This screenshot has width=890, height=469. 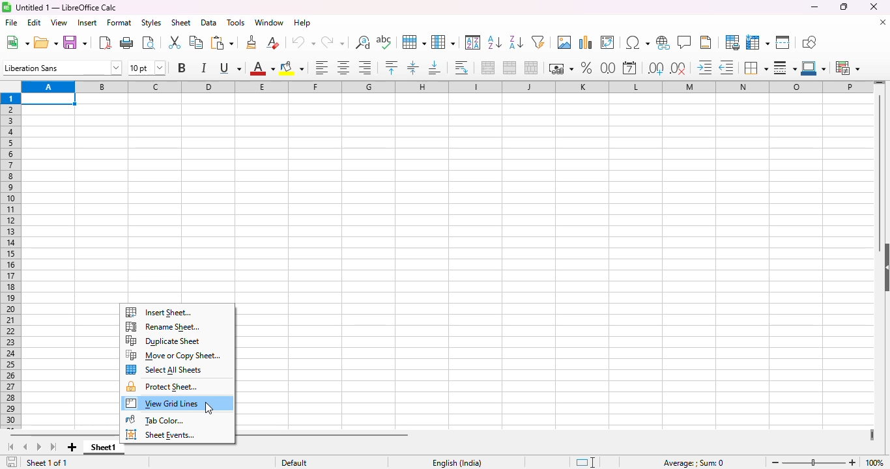 What do you see at coordinates (7, 8) in the screenshot?
I see `logo` at bounding box center [7, 8].